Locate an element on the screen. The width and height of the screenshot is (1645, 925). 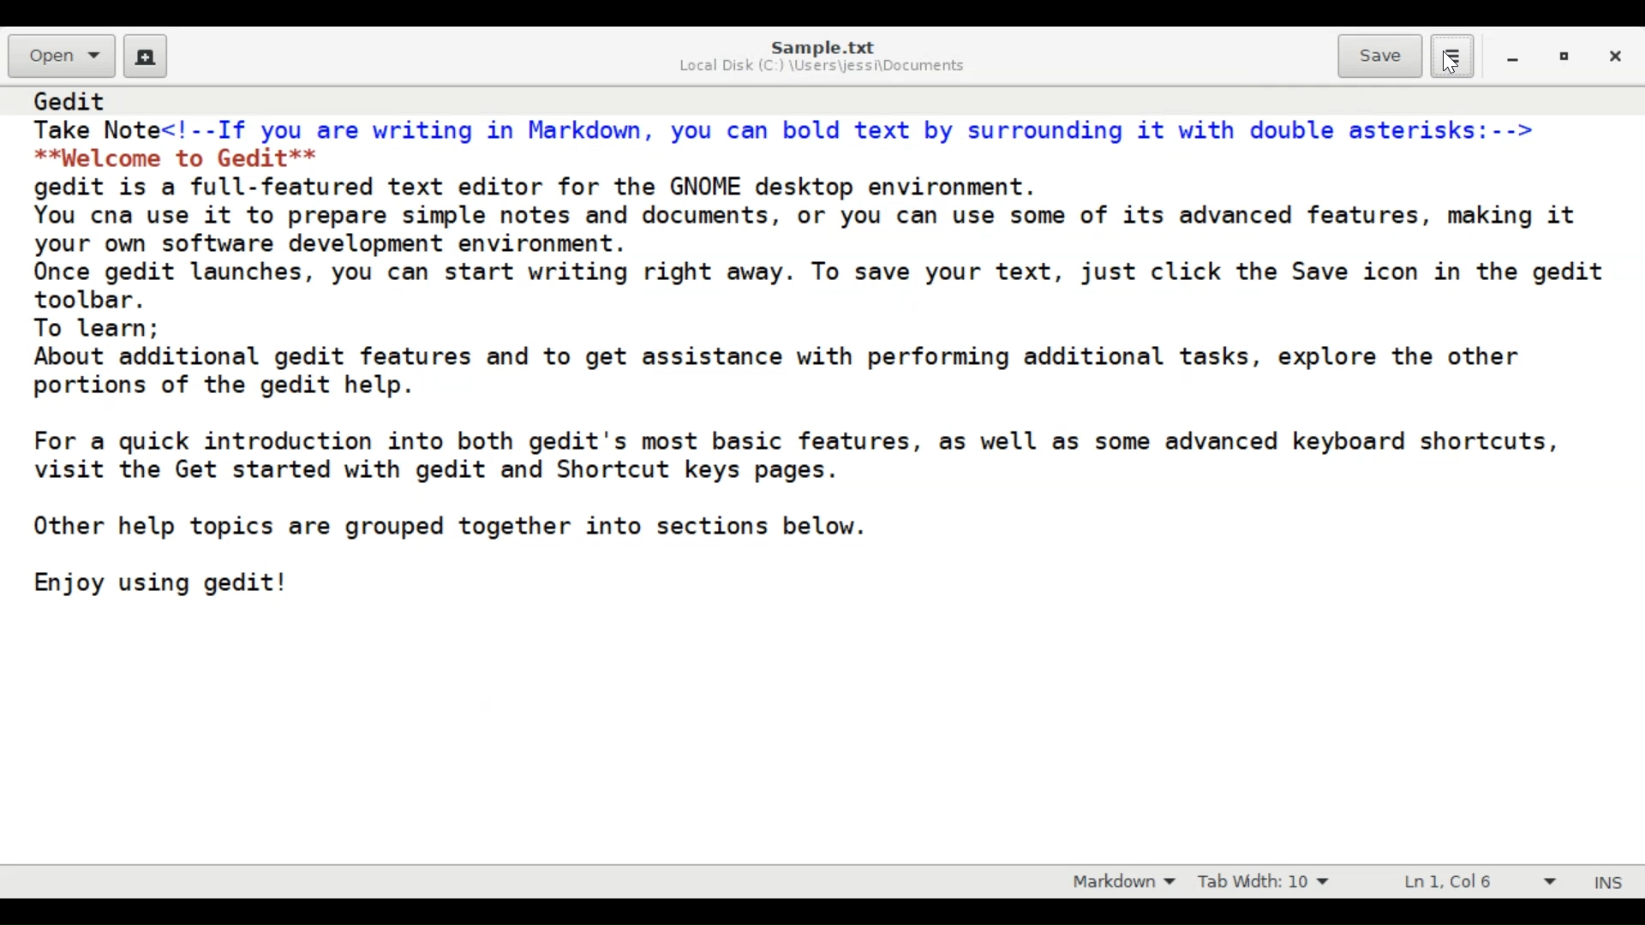
minimize is located at coordinates (1516, 61).